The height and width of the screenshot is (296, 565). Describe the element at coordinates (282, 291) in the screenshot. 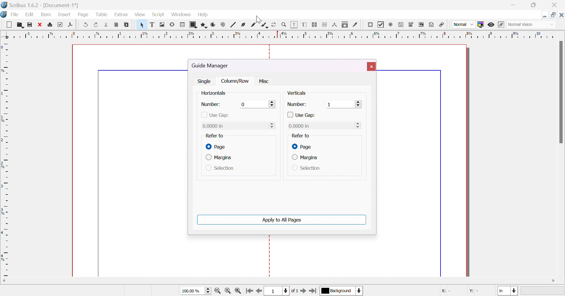

I see `select current page` at that location.